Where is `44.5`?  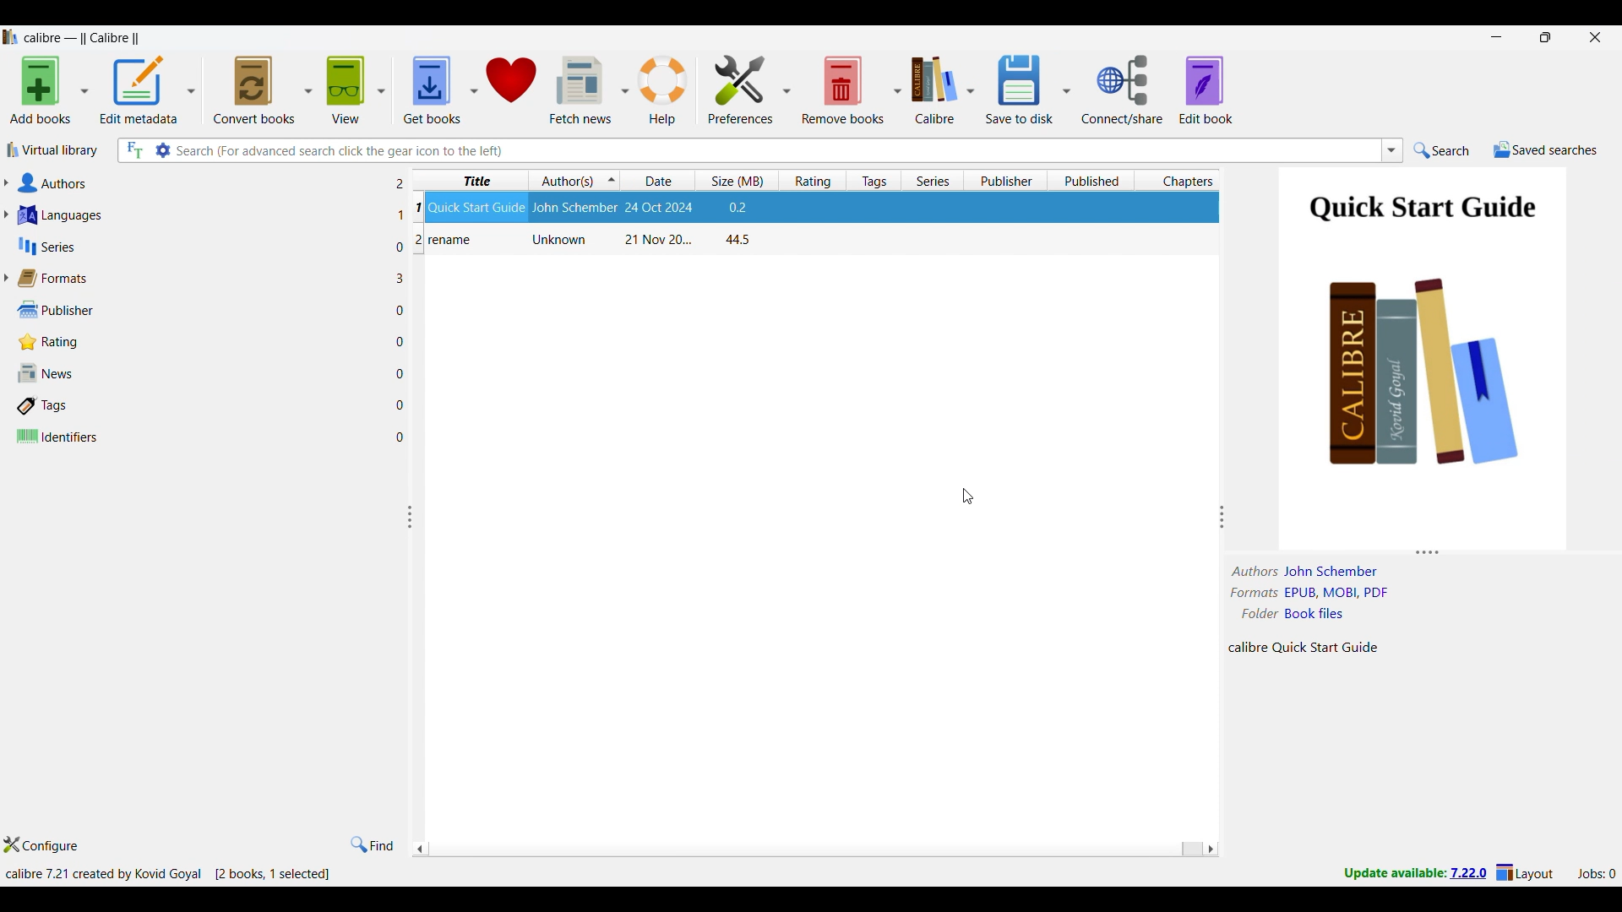
44.5 is located at coordinates (738, 240).